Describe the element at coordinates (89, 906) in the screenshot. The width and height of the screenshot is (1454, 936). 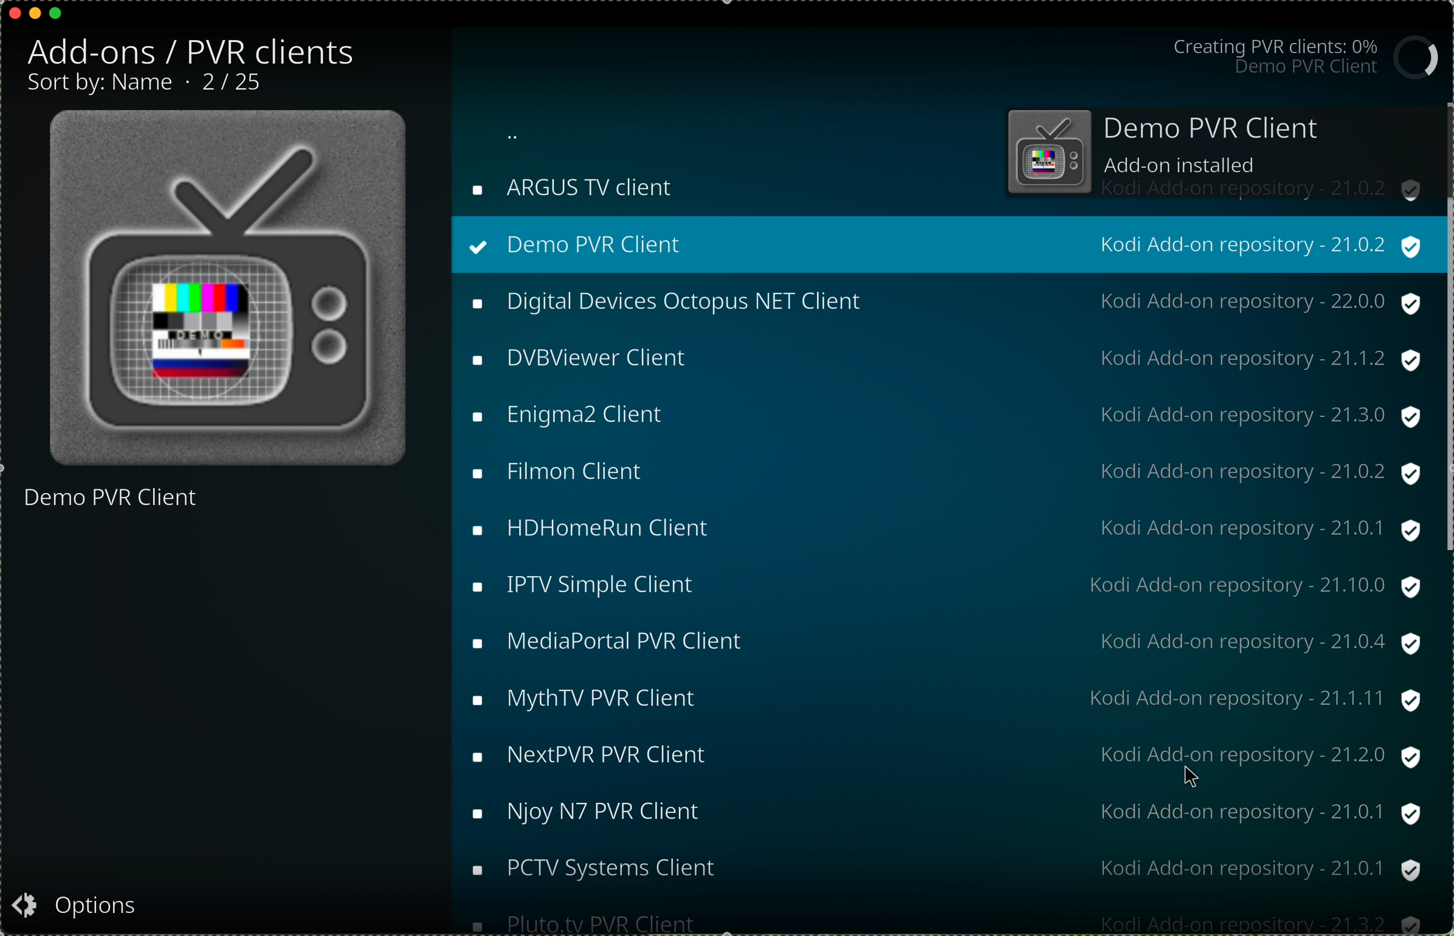
I see `Options` at that location.